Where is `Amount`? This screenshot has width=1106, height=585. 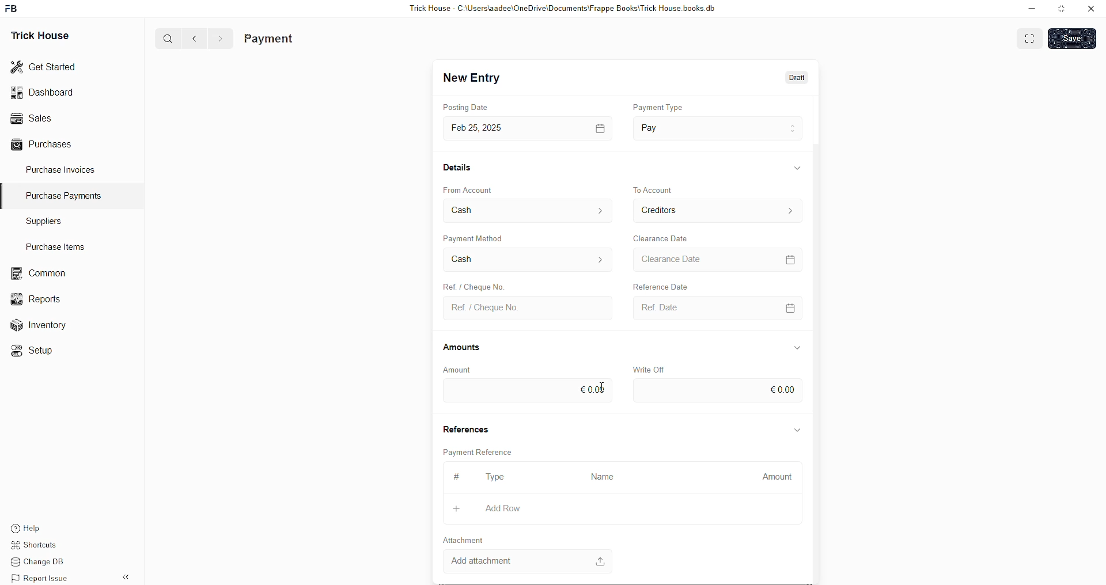 Amount is located at coordinates (461, 369).